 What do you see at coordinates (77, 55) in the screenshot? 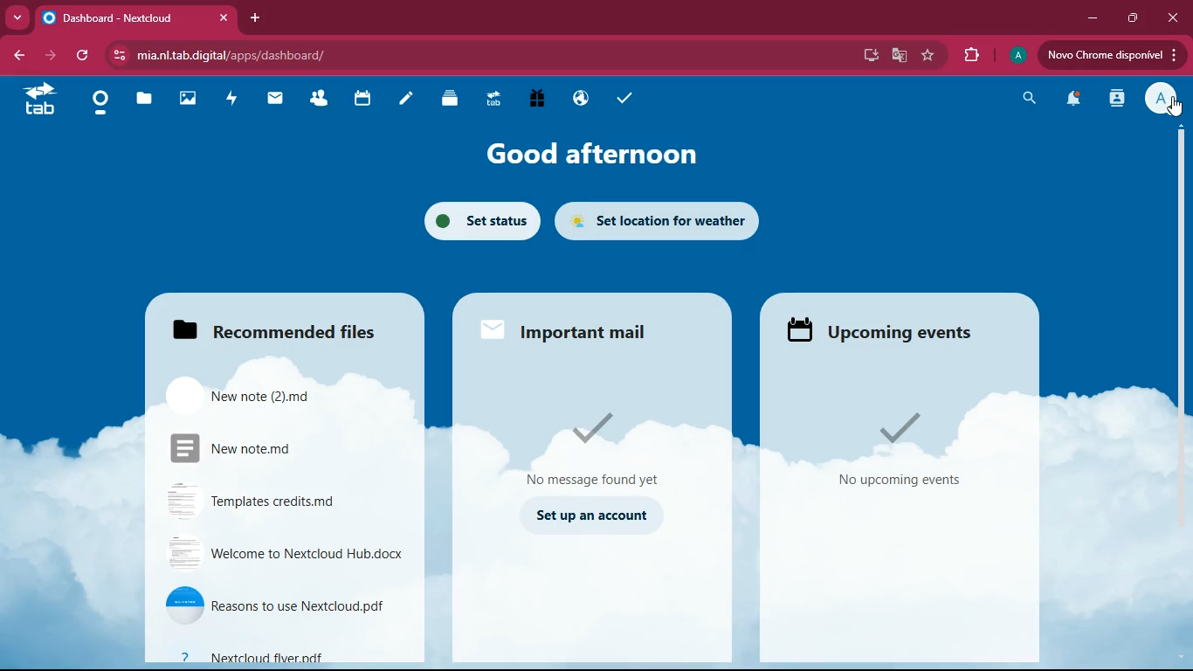
I see `refresh` at bounding box center [77, 55].